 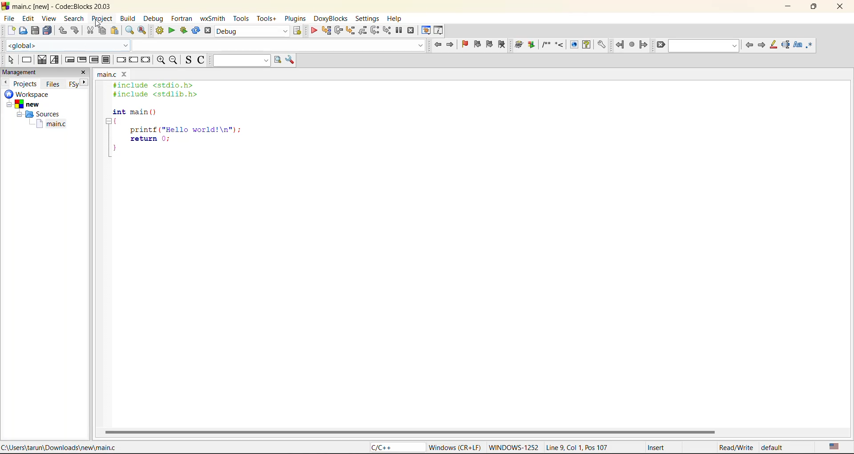 I want to click on break instruction, so click(x=121, y=60).